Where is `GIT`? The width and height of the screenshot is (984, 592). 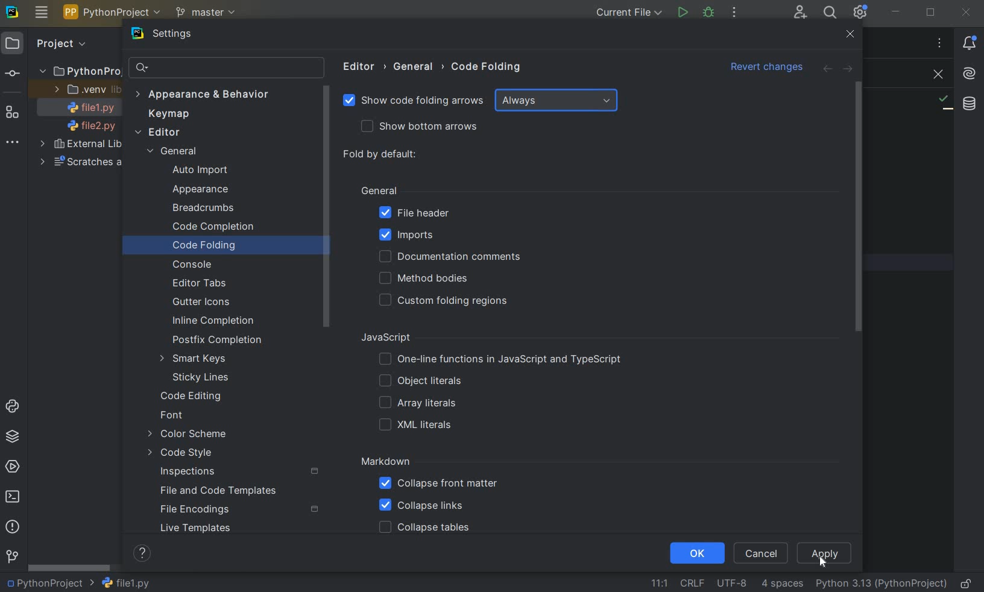
GIT is located at coordinates (12, 556).